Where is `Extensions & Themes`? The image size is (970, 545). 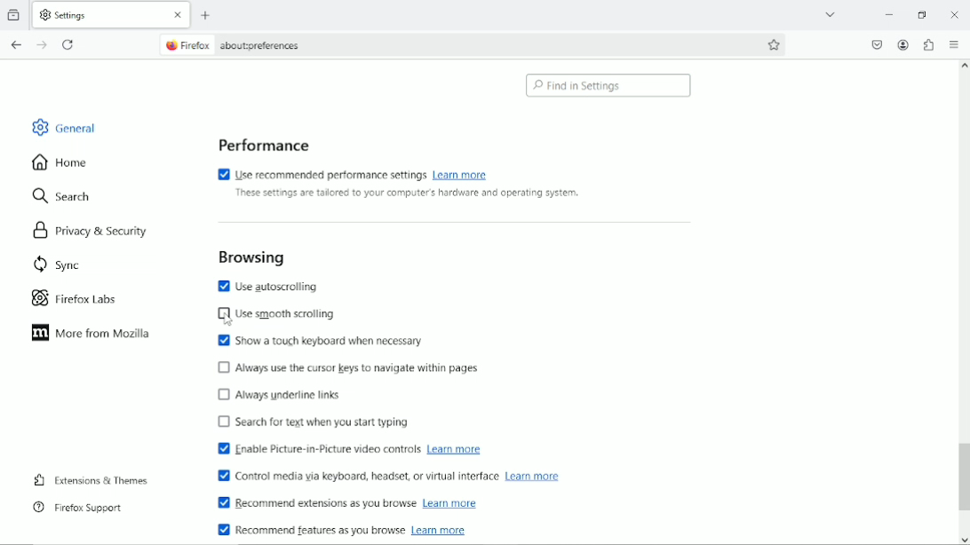 Extensions & Themes is located at coordinates (89, 478).